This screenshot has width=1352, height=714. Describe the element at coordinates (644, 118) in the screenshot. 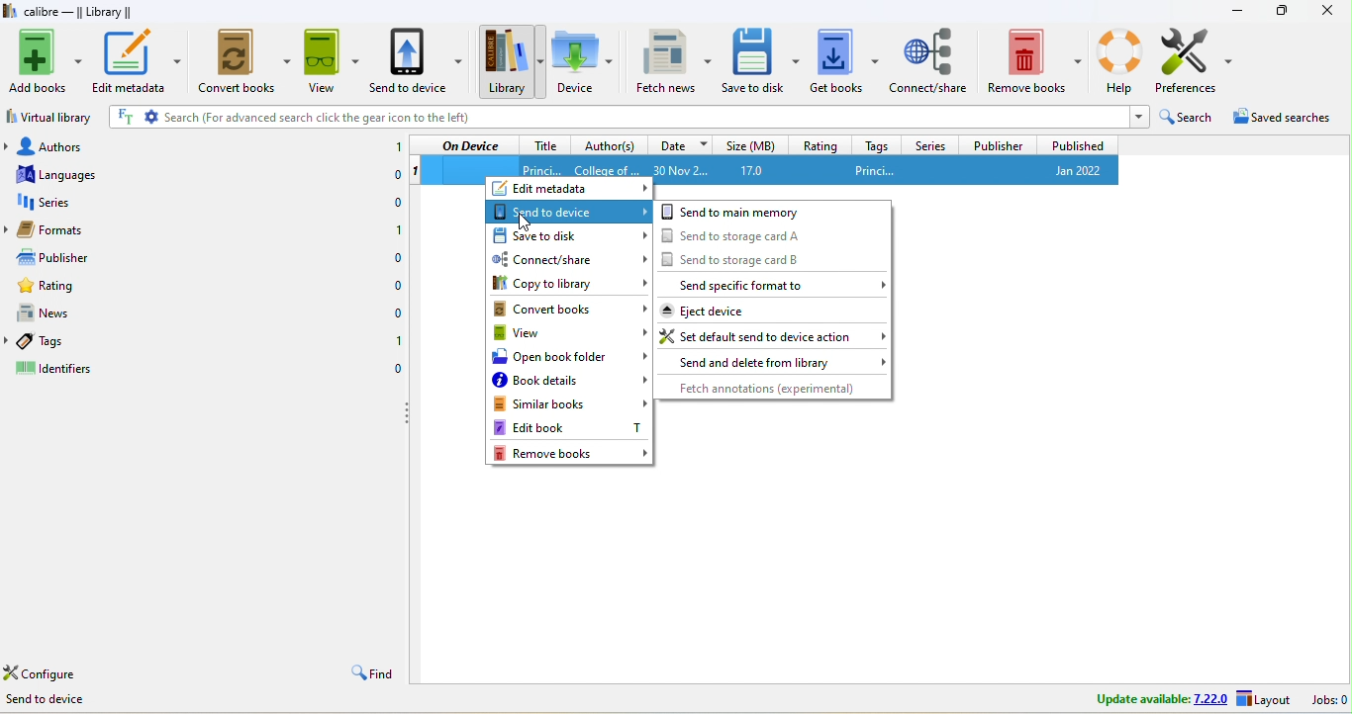

I see `search (for advanced search click the gear icon to the left)` at that location.